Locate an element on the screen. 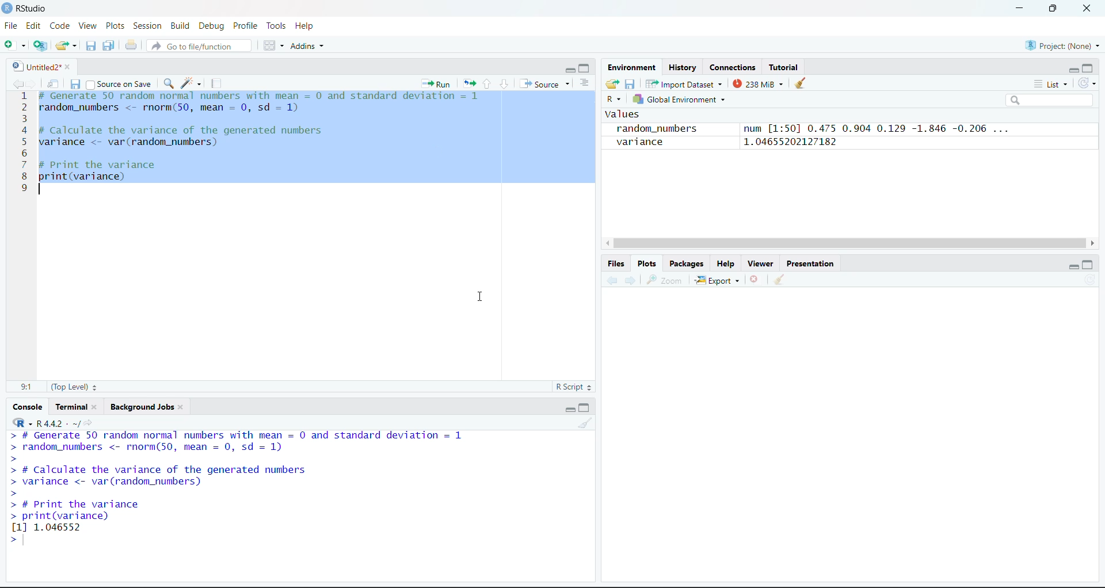  down is located at coordinates (504, 84).